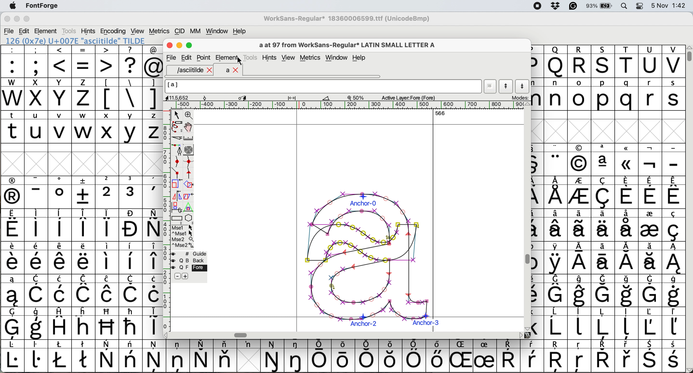 This screenshot has width=693, height=373. Describe the element at coordinates (673, 258) in the screenshot. I see `symbol` at that location.